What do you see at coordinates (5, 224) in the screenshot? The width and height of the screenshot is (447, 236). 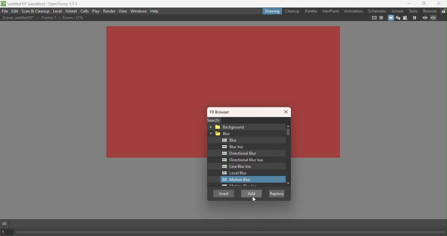 I see `GUI show/hide` at bounding box center [5, 224].